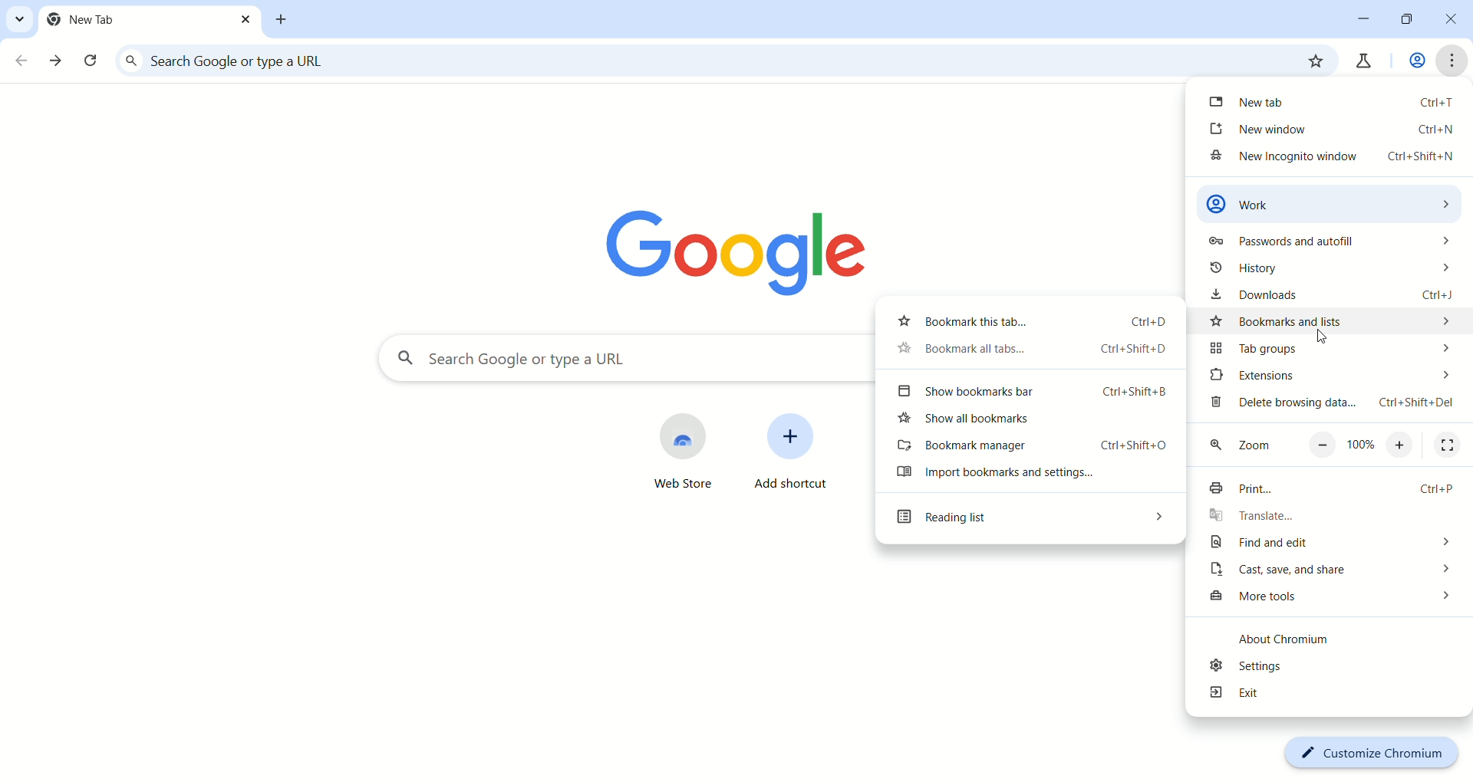  I want to click on history, so click(1327, 271).